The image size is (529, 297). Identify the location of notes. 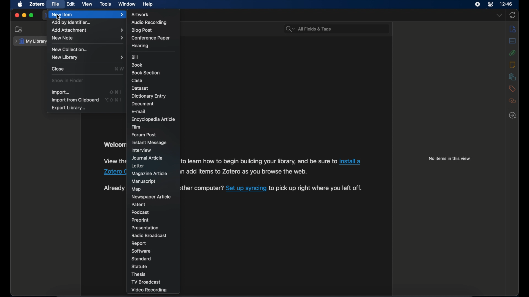
(514, 29).